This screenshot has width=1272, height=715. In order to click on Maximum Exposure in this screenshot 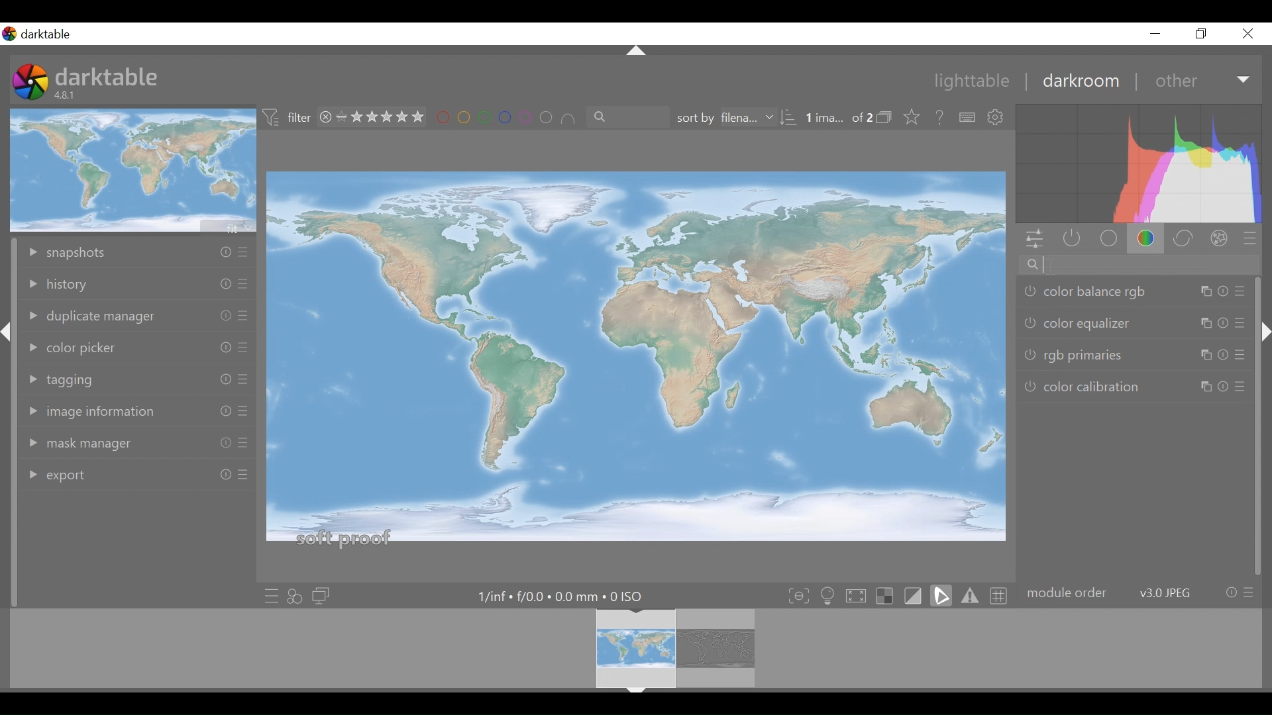, I will do `click(558, 596)`.